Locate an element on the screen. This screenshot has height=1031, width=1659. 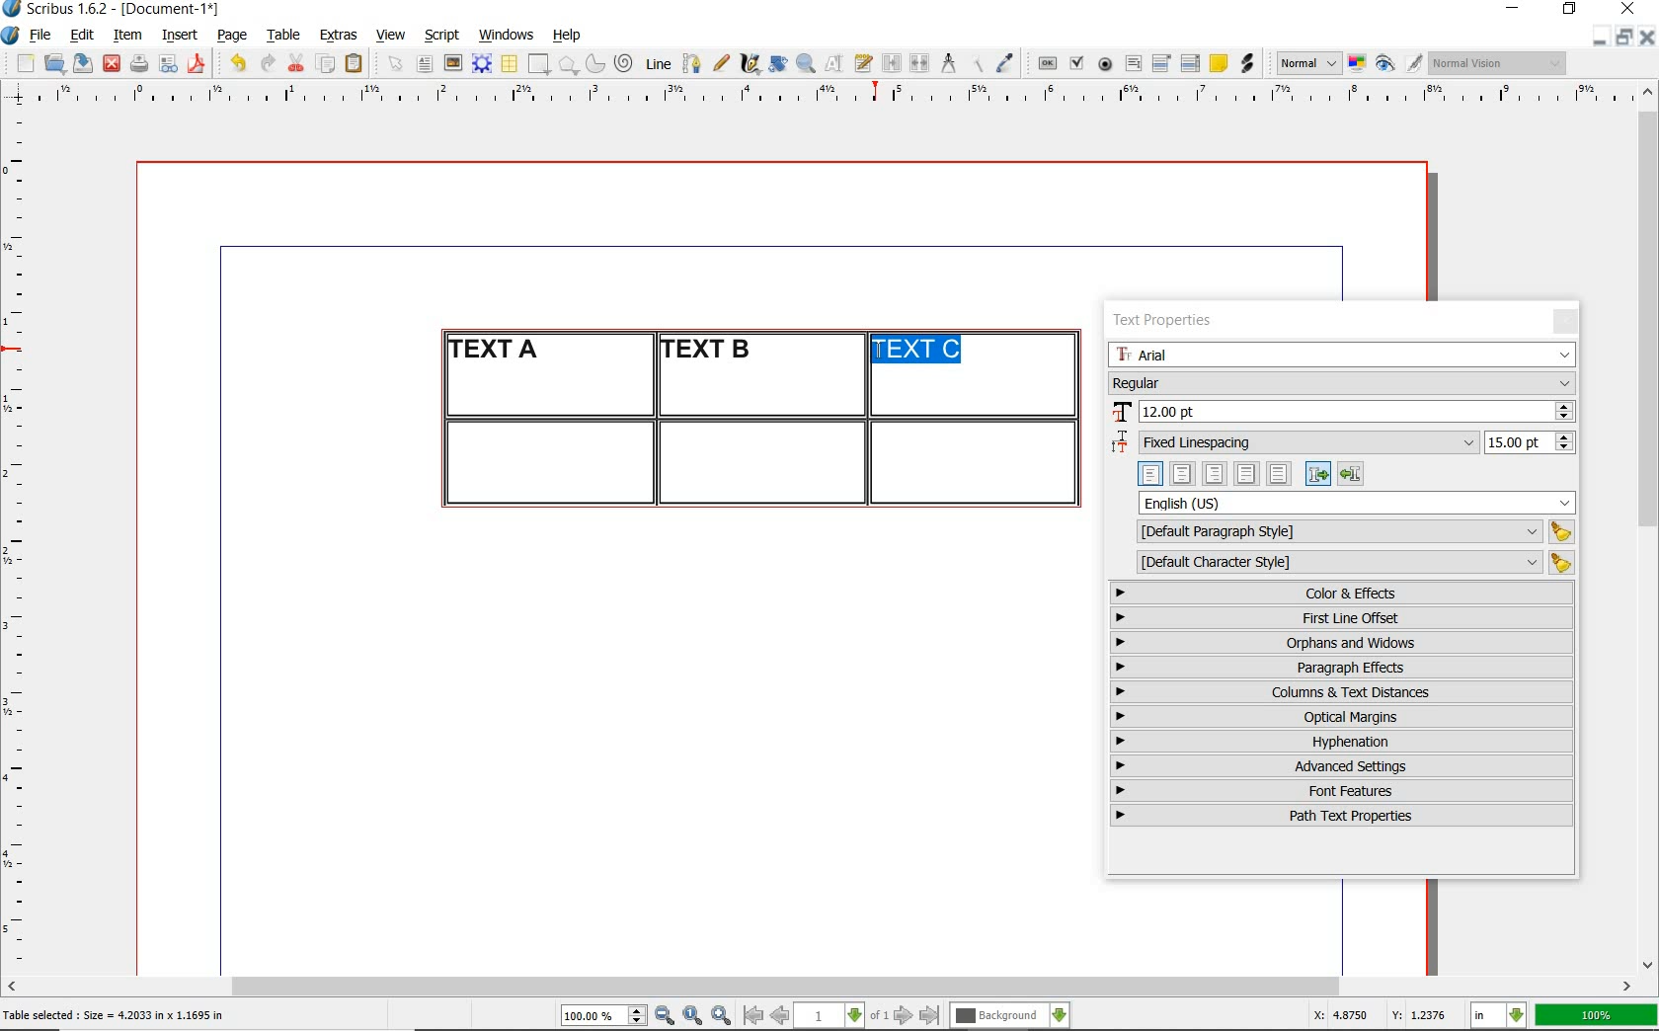
close is located at coordinates (112, 64).